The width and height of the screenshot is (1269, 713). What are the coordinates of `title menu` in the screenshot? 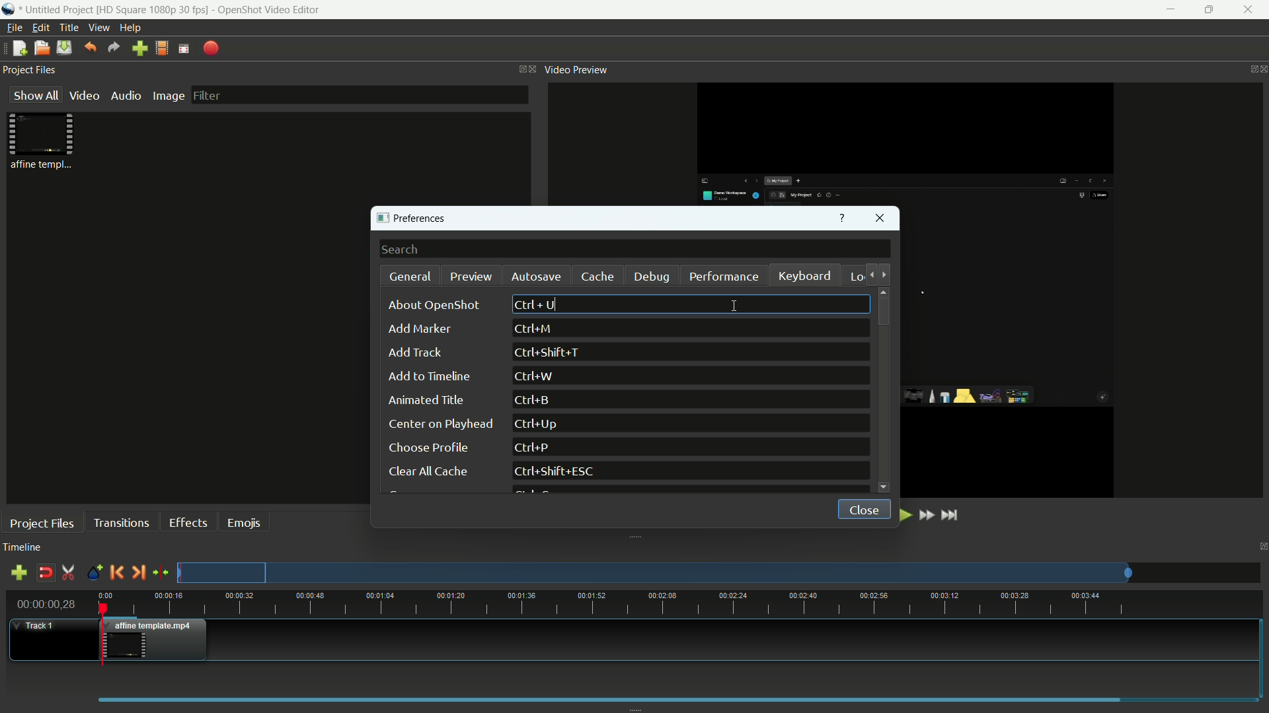 It's located at (69, 27).